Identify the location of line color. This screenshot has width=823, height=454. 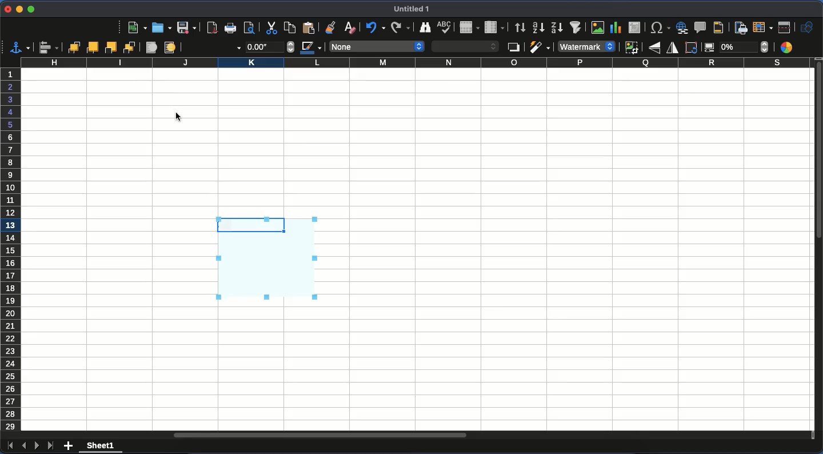
(311, 49).